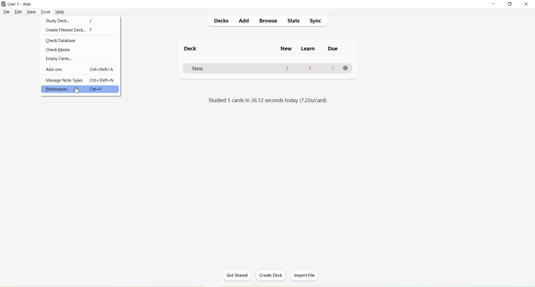  I want to click on Add, so click(244, 22).